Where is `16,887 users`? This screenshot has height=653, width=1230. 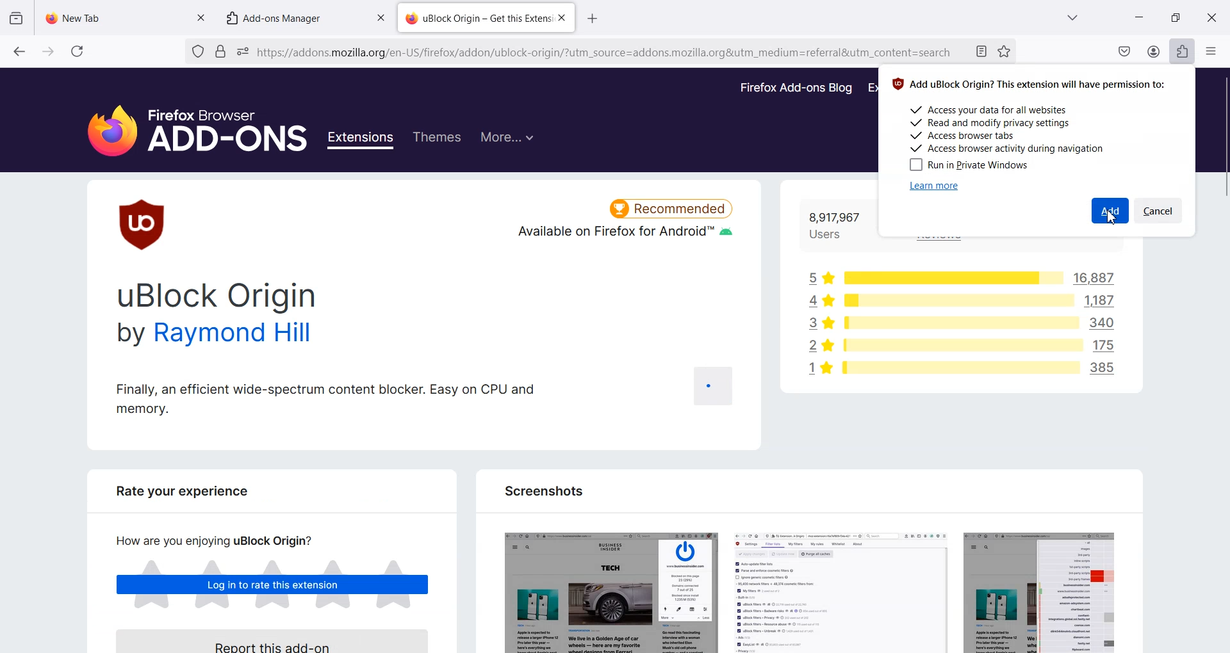
16,887 users is located at coordinates (1087, 278).